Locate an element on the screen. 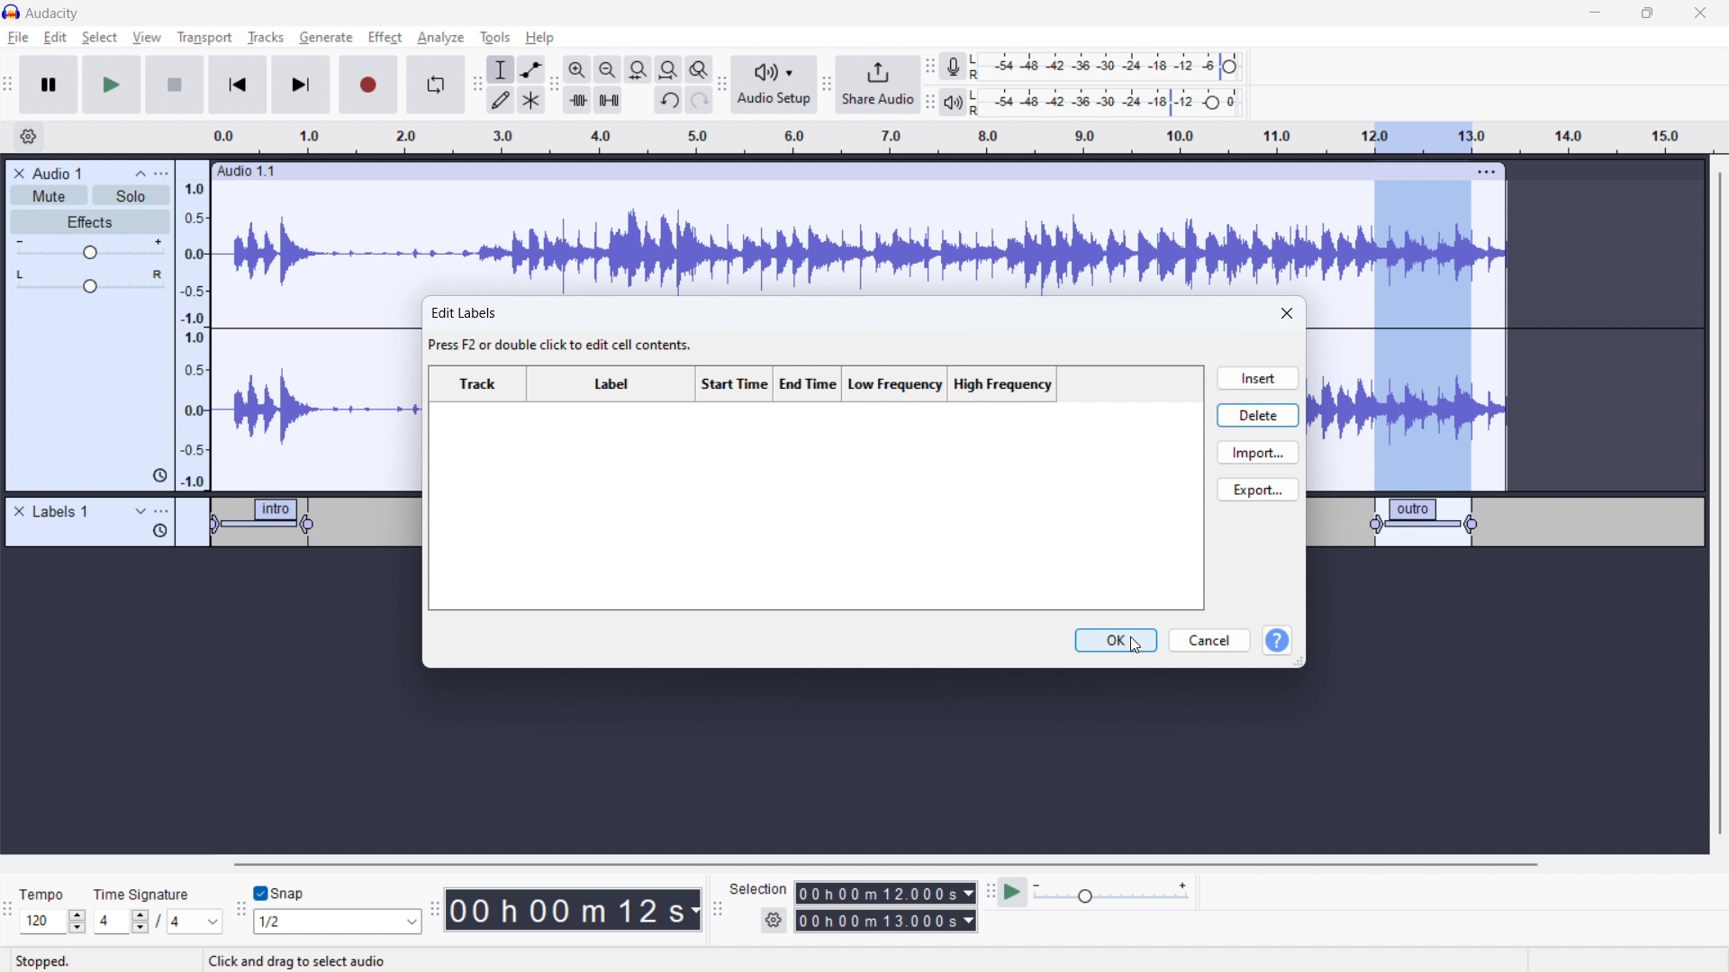 The height and width of the screenshot is (972, 1729). skip to end is located at coordinates (306, 85).